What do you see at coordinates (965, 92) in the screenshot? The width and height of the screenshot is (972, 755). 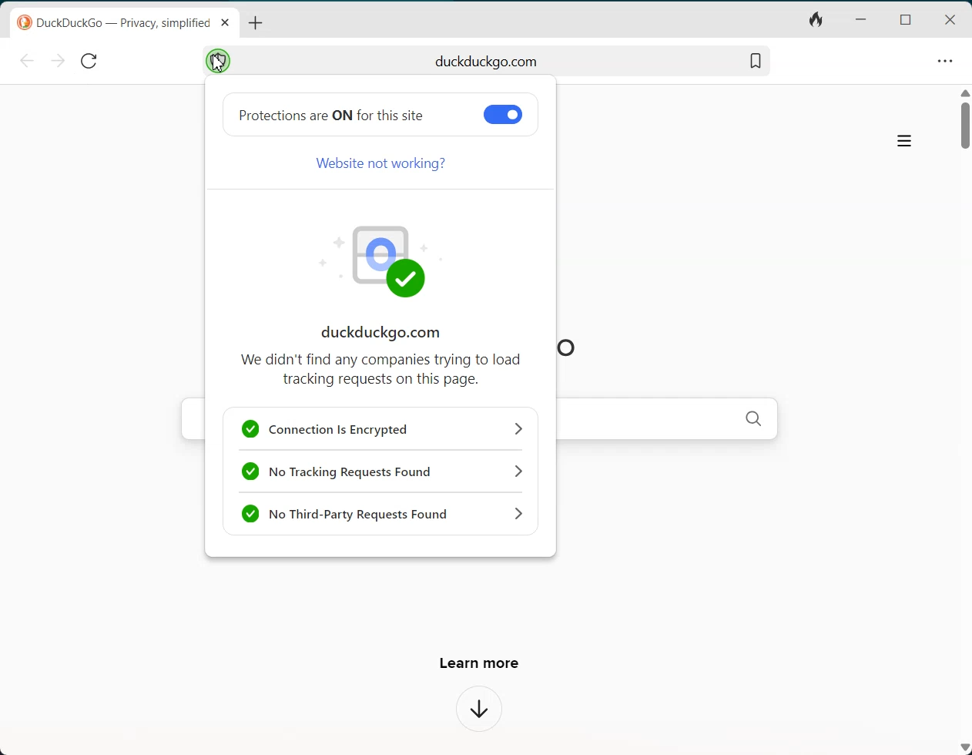 I see `scroll up` at bounding box center [965, 92].